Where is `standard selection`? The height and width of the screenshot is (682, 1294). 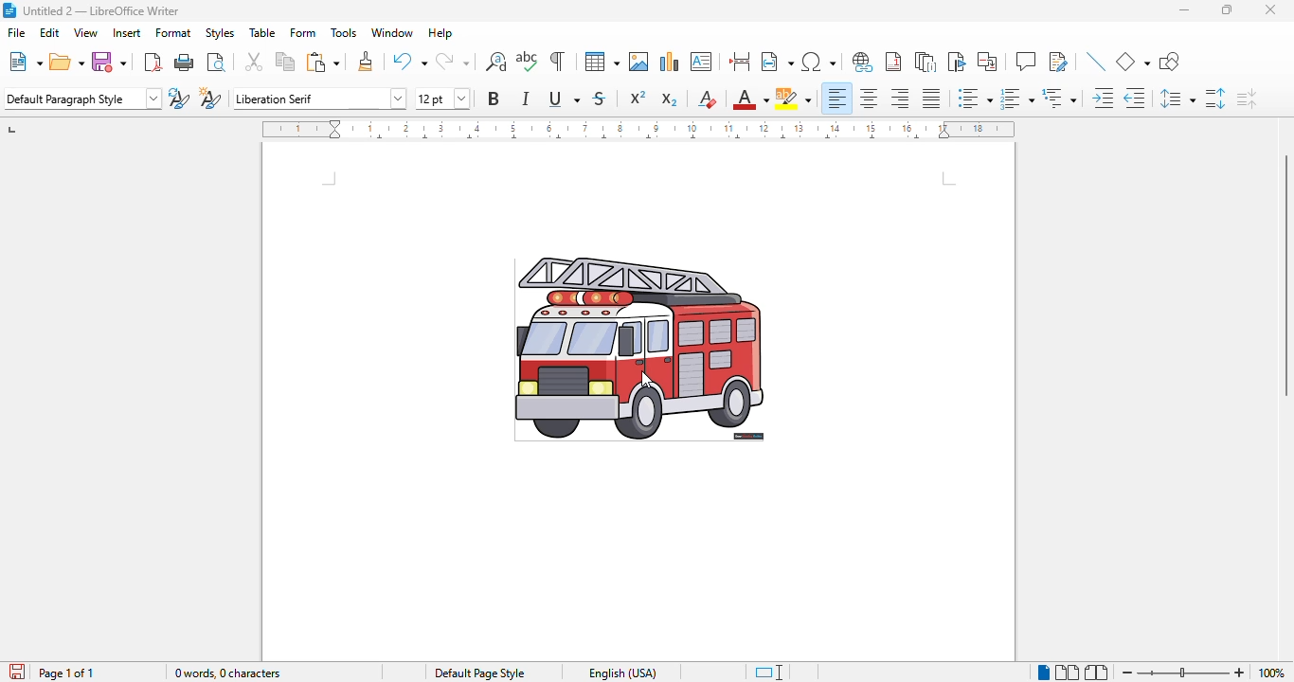
standard selection is located at coordinates (769, 673).